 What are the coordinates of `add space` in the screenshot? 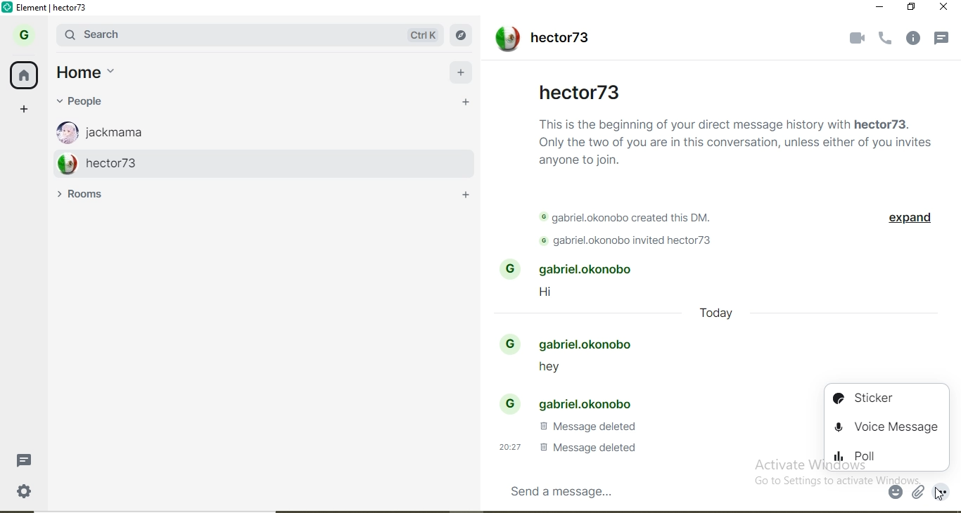 It's located at (25, 108).